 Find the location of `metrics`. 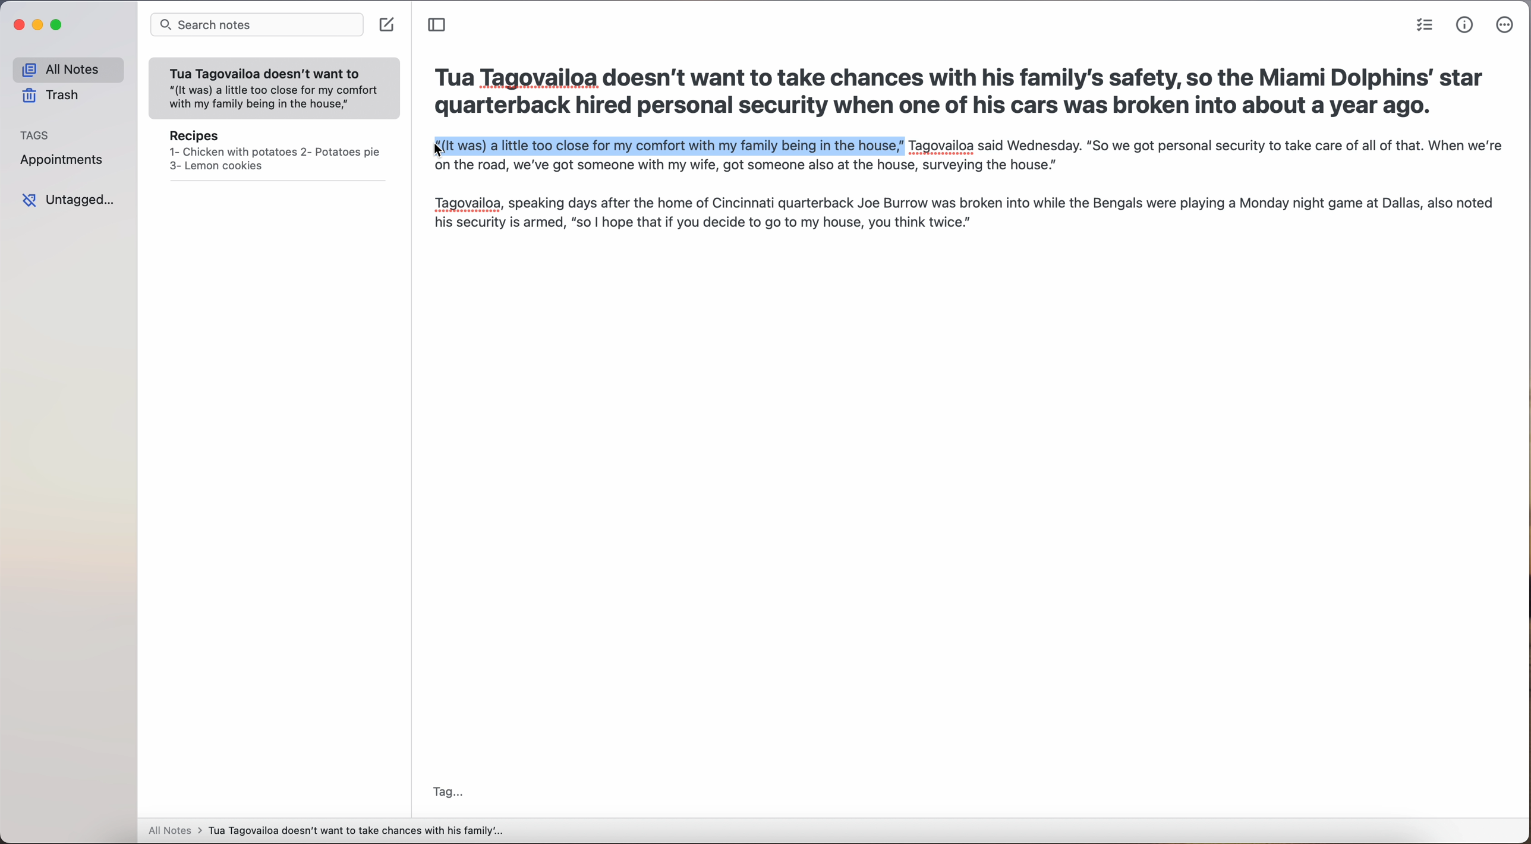

metrics is located at coordinates (1465, 26).